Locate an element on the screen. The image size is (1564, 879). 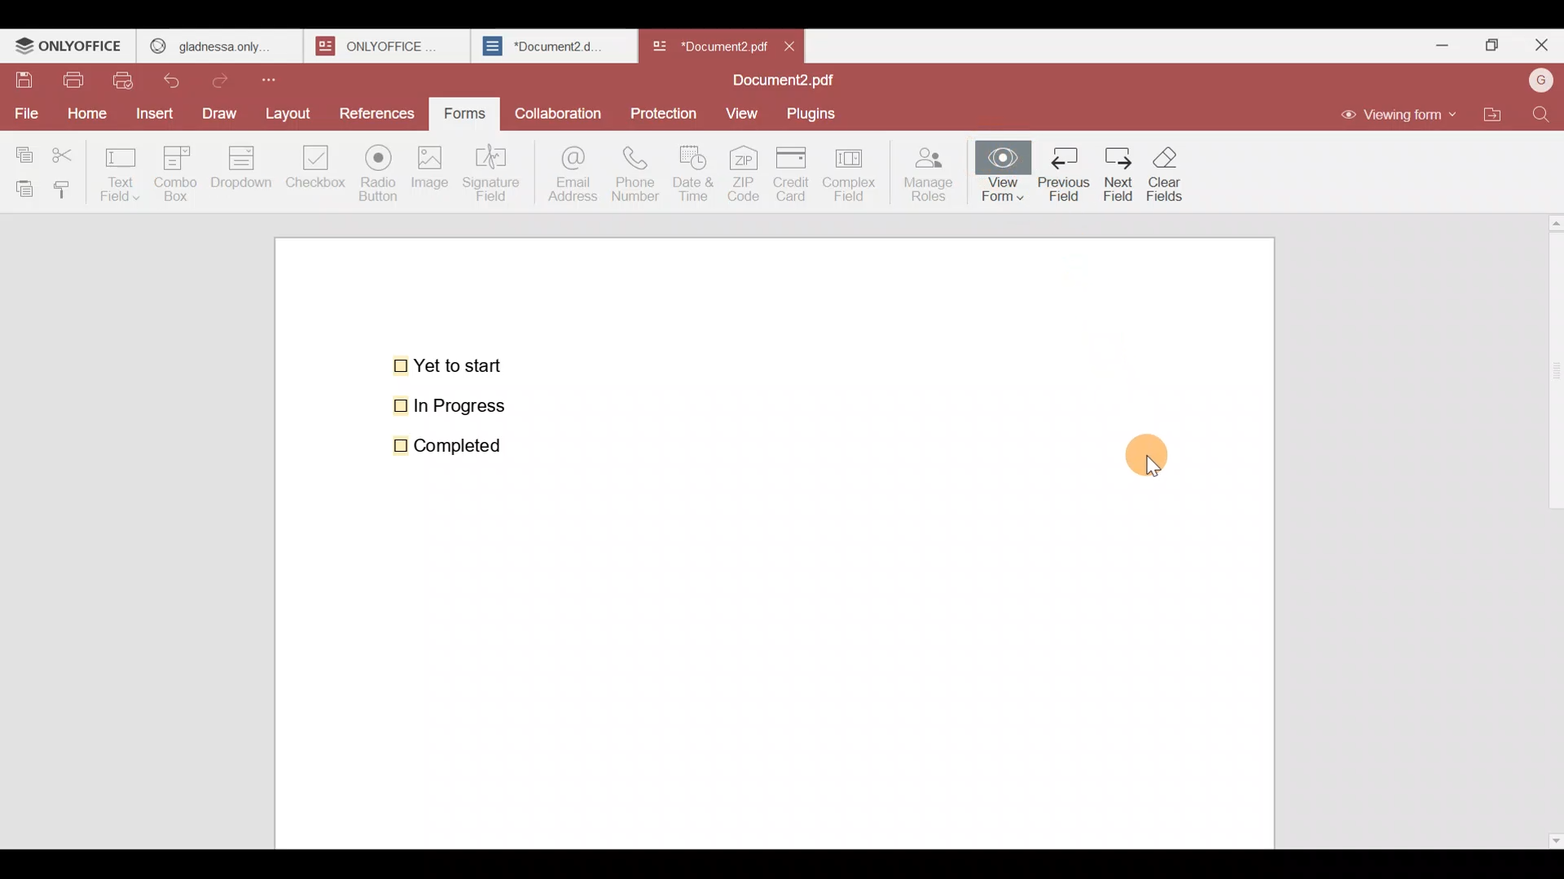
clear fields is located at coordinates (1168, 173).